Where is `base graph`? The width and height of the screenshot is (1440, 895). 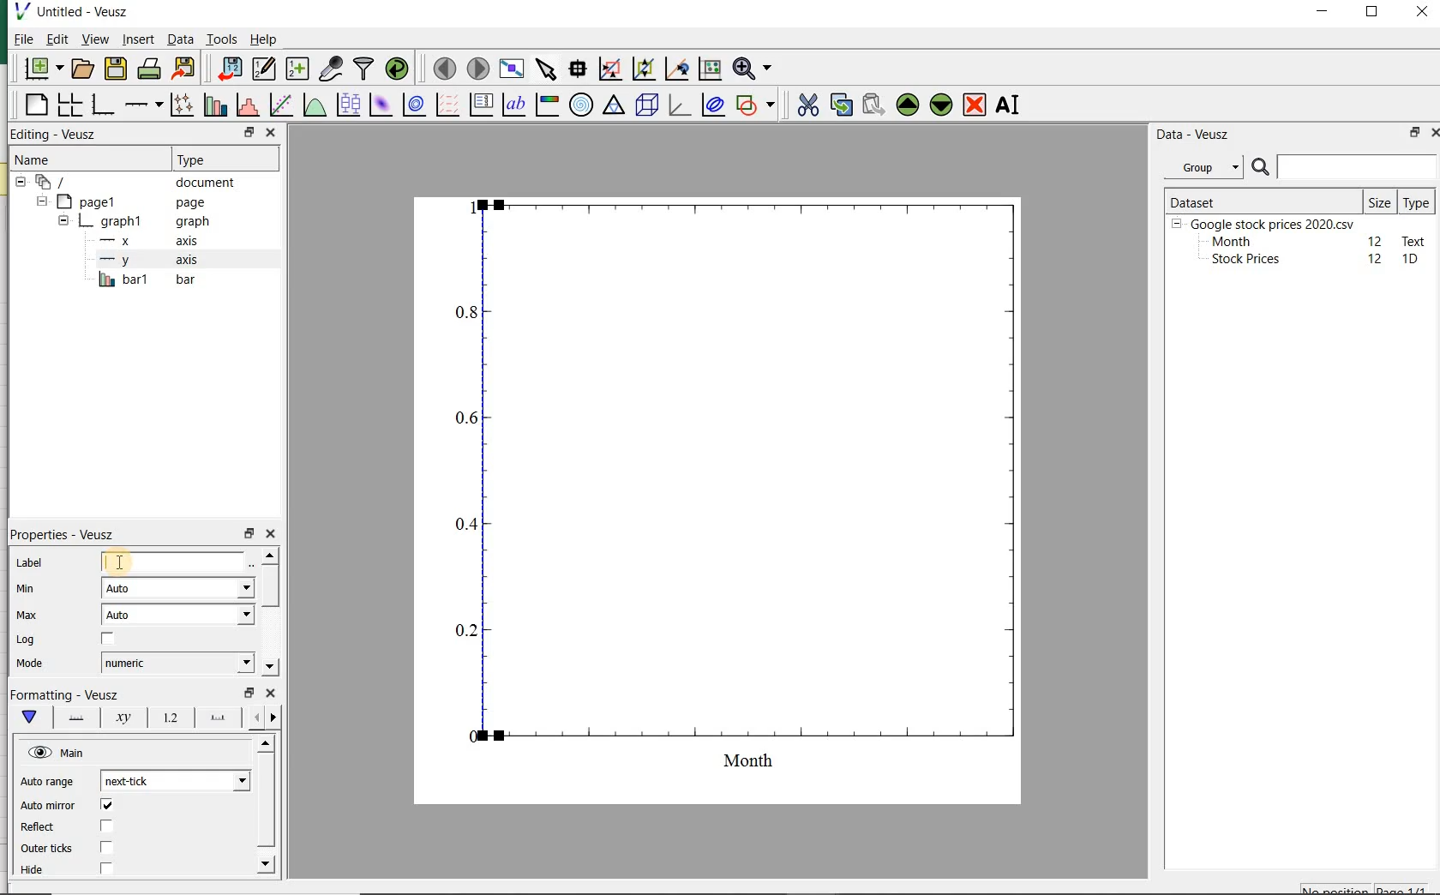
base graph is located at coordinates (102, 105).